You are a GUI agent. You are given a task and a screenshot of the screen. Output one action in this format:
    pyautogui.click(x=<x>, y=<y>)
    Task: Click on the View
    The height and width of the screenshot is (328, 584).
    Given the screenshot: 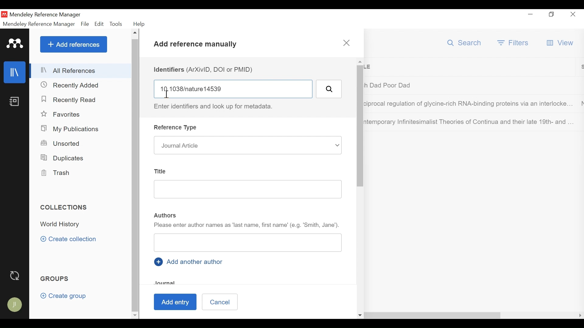 What is the action you would take?
    pyautogui.click(x=561, y=43)
    